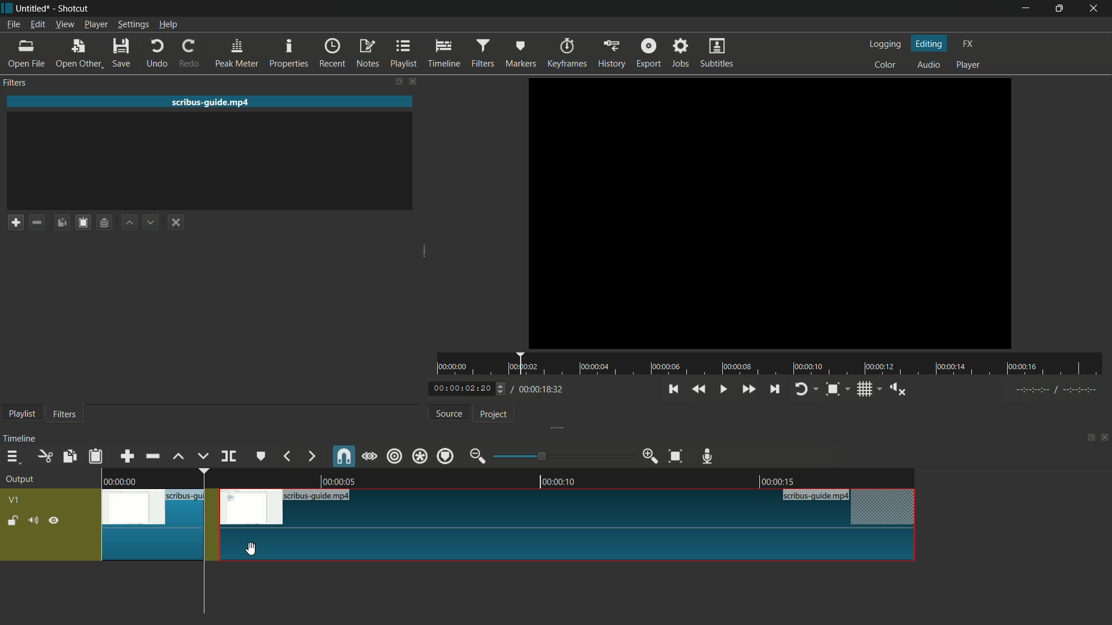 Image resolution: width=1112 pixels, height=625 pixels. What do you see at coordinates (776, 389) in the screenshot?
I see `skip to the next point` at bounding box center [776, 389].